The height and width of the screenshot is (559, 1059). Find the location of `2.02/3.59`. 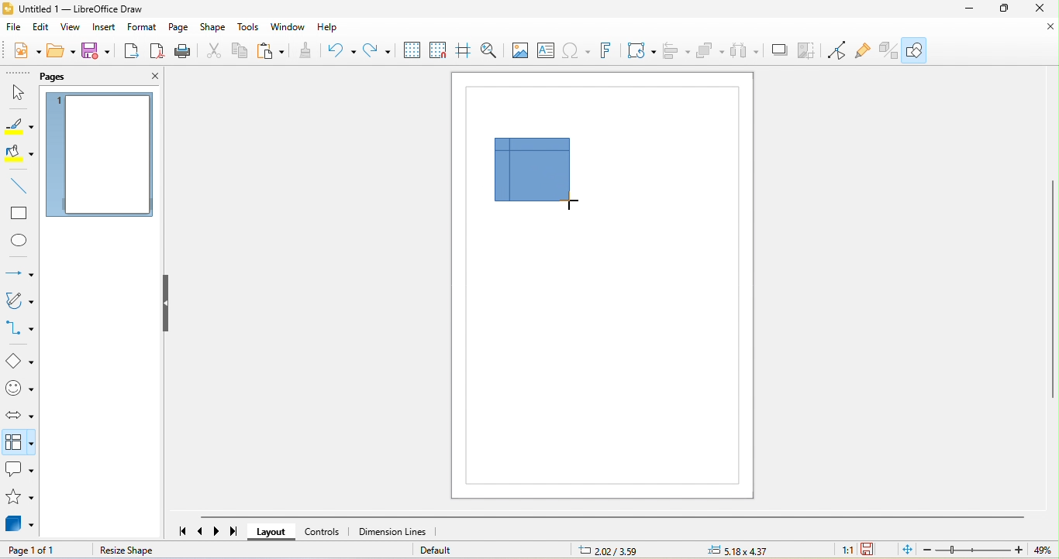

2.02/3.59 is located at coordinates (609, 550).